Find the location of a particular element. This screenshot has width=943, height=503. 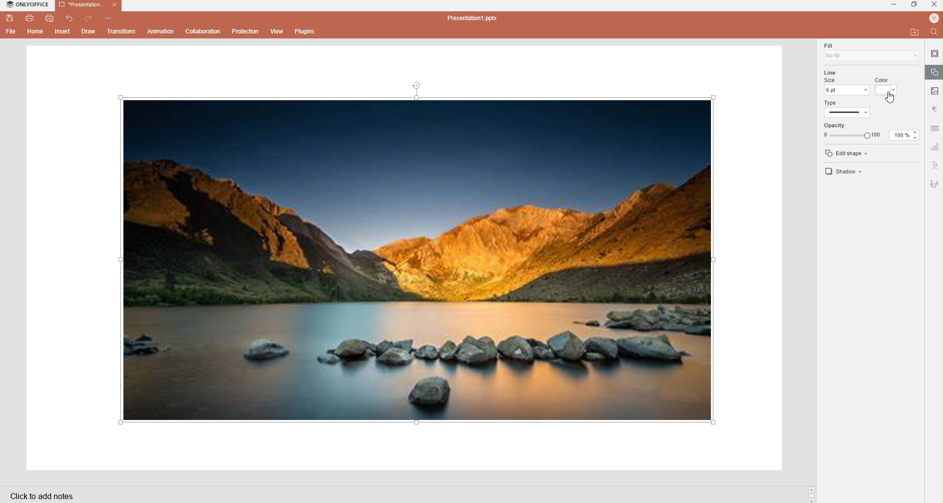

File is located at coordinates (10, 32).